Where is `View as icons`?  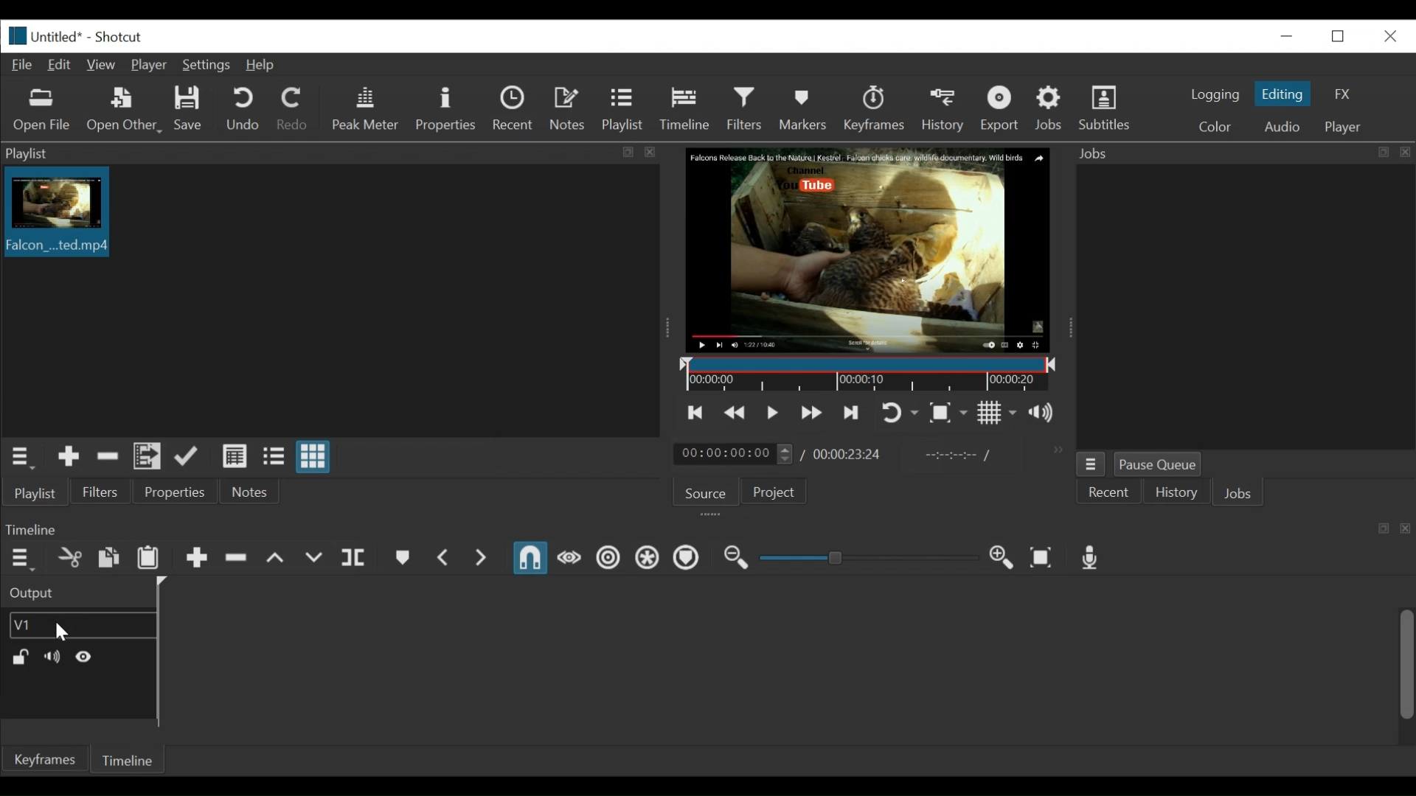 View as icons is located at coordinates (313, 458).